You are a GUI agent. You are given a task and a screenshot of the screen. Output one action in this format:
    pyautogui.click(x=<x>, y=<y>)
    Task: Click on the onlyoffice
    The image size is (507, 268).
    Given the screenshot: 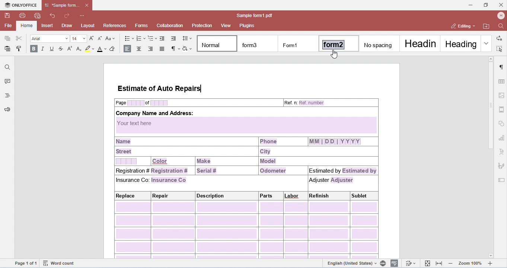 What is the action you would take?
    pyautogui.click(x=20, y=5)
    